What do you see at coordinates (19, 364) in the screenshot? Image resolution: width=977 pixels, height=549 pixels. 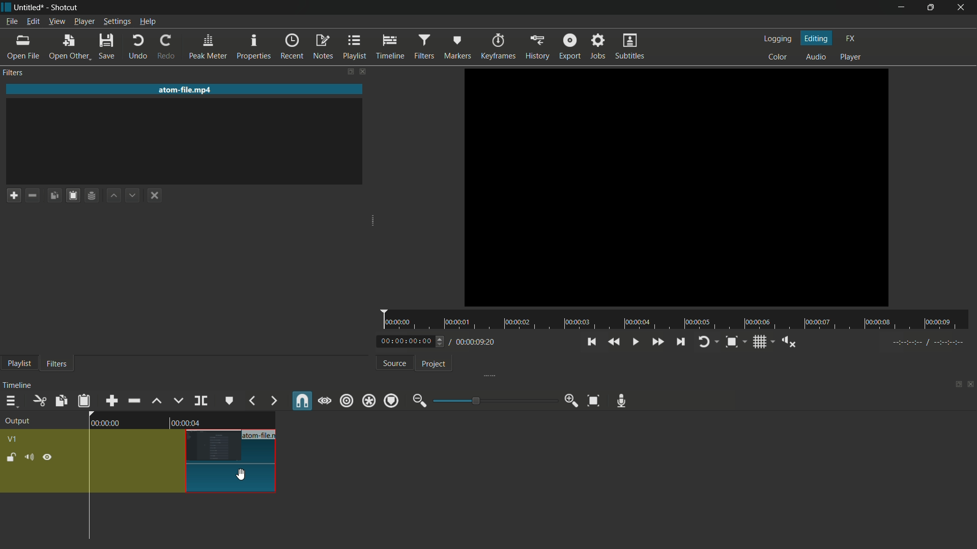 I see `playlist` at bounding box center [19, 364].